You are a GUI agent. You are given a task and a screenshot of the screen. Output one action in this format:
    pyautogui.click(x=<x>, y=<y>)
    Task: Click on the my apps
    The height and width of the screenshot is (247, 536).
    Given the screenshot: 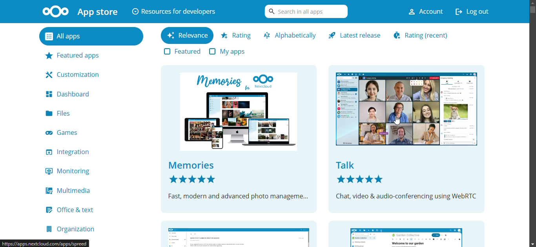 What is the action you would take?
    pyautogui.click(x=230, y=51)
    